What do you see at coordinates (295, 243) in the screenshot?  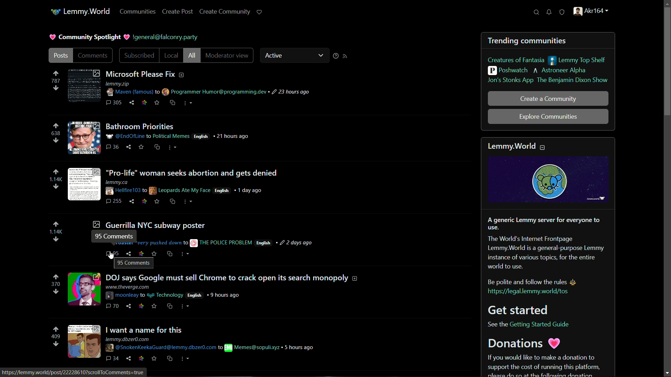 I see `post-time` at bounding box center [295, 243].